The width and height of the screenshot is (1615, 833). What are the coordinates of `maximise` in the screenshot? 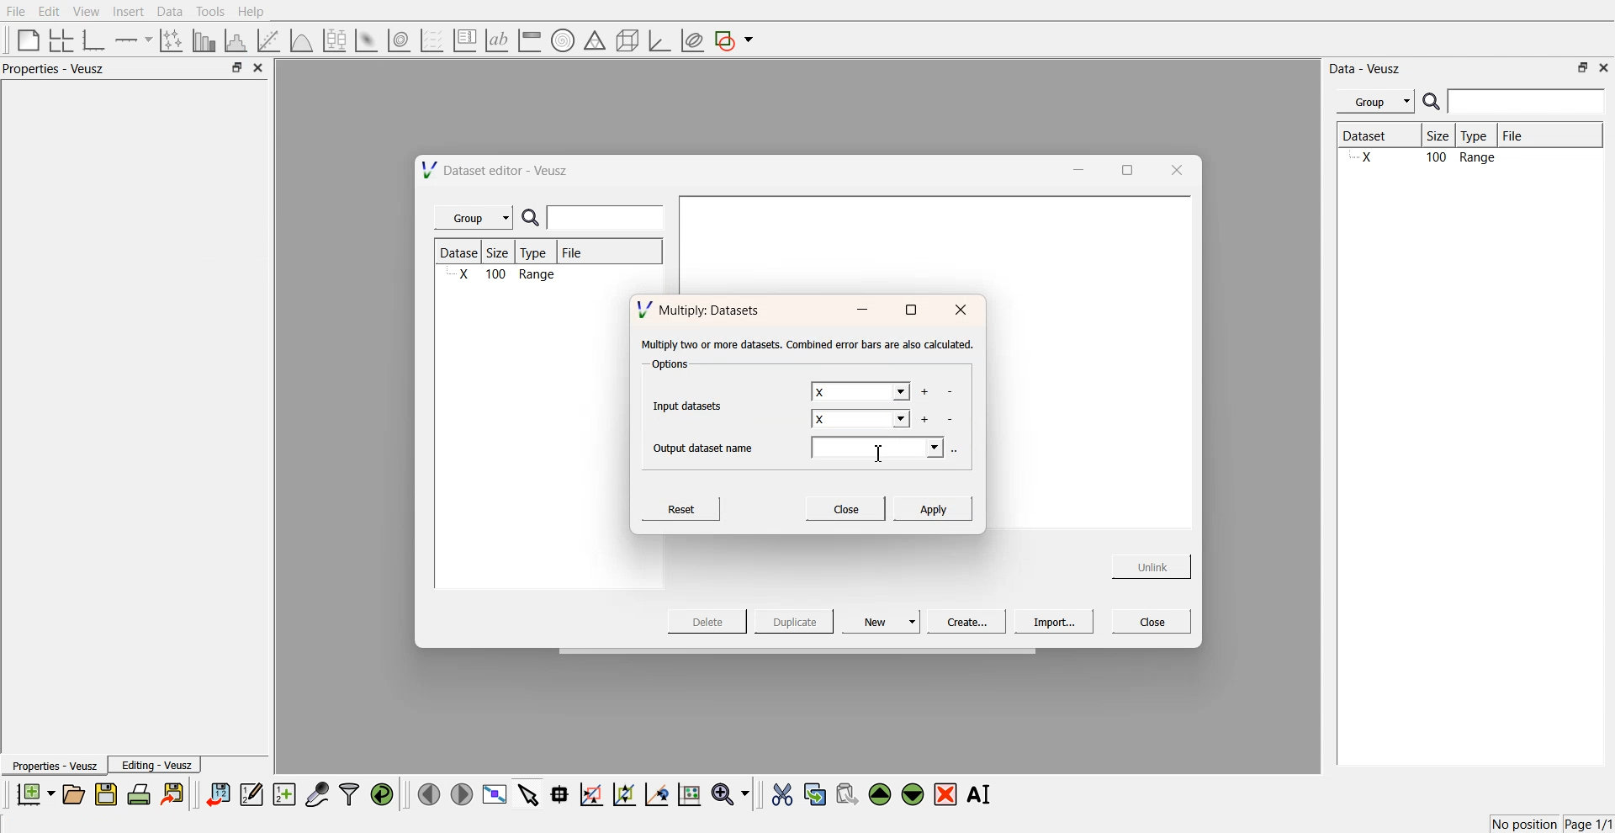 It's located at (1122, 168).